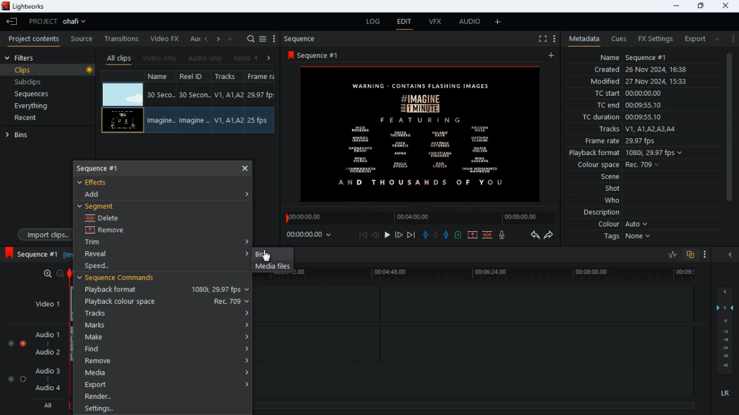  What do you see at coordinates (259, 120) in the screenshot?
I see `Frame Rate` at bounding box center [259, 120].